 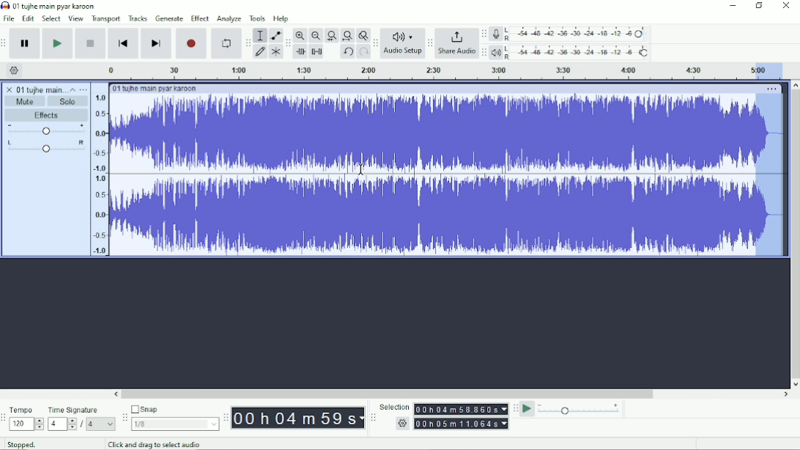 What do you see at coordinates (362, 35) in the screenshot?
I see `Zoom toggle` at bounding box center [362, 35].